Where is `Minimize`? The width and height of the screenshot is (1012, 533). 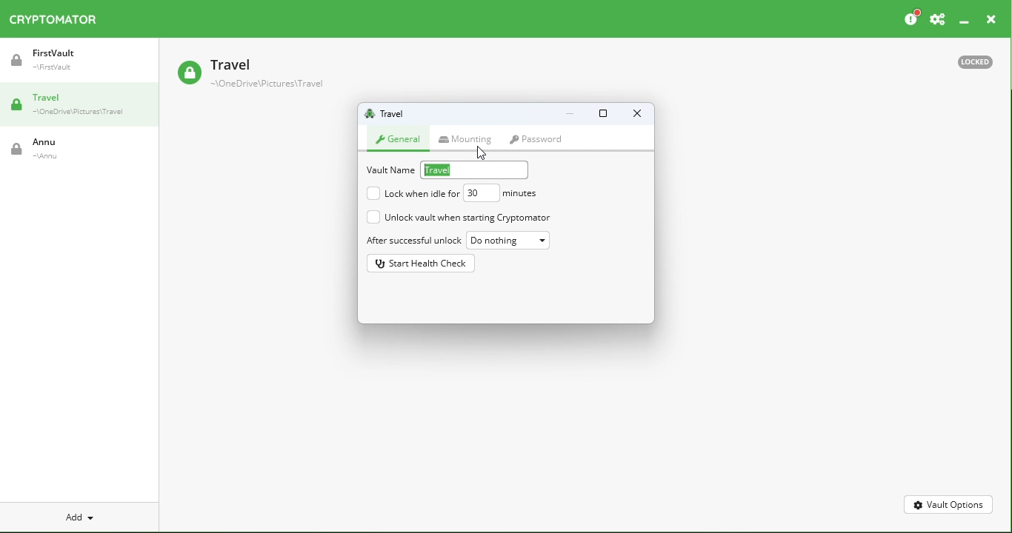 Minimize is located at coordinates (963, 18).